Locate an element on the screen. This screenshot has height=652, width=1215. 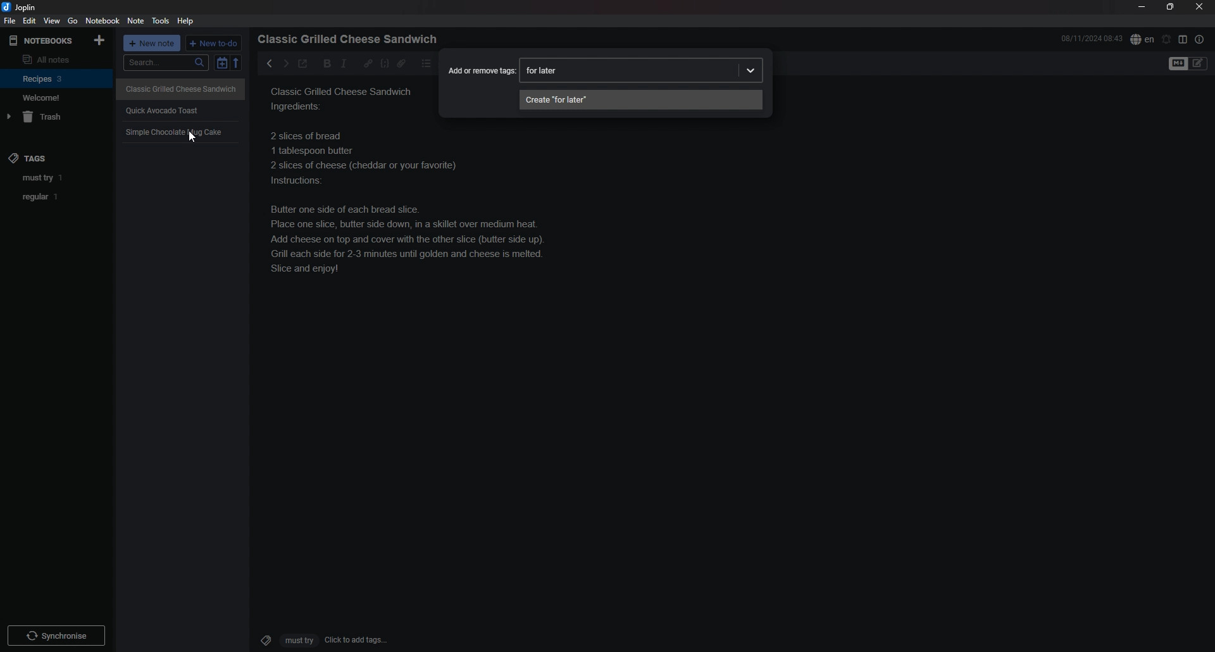
search is located at coordinates (166, 63).